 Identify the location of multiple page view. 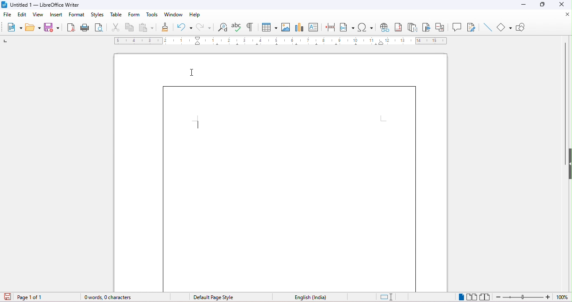
(472, 296).